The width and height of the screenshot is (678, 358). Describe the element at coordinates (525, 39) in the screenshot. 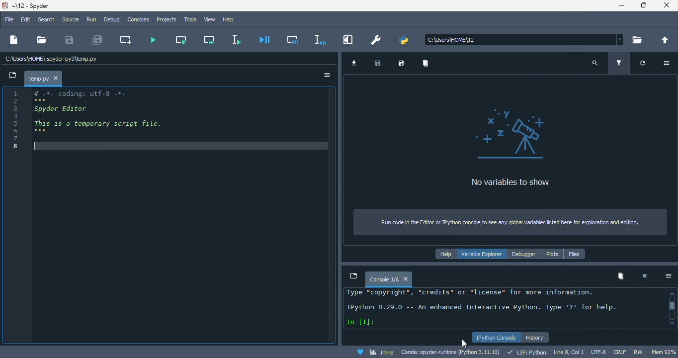

I see `search bar` at that location.